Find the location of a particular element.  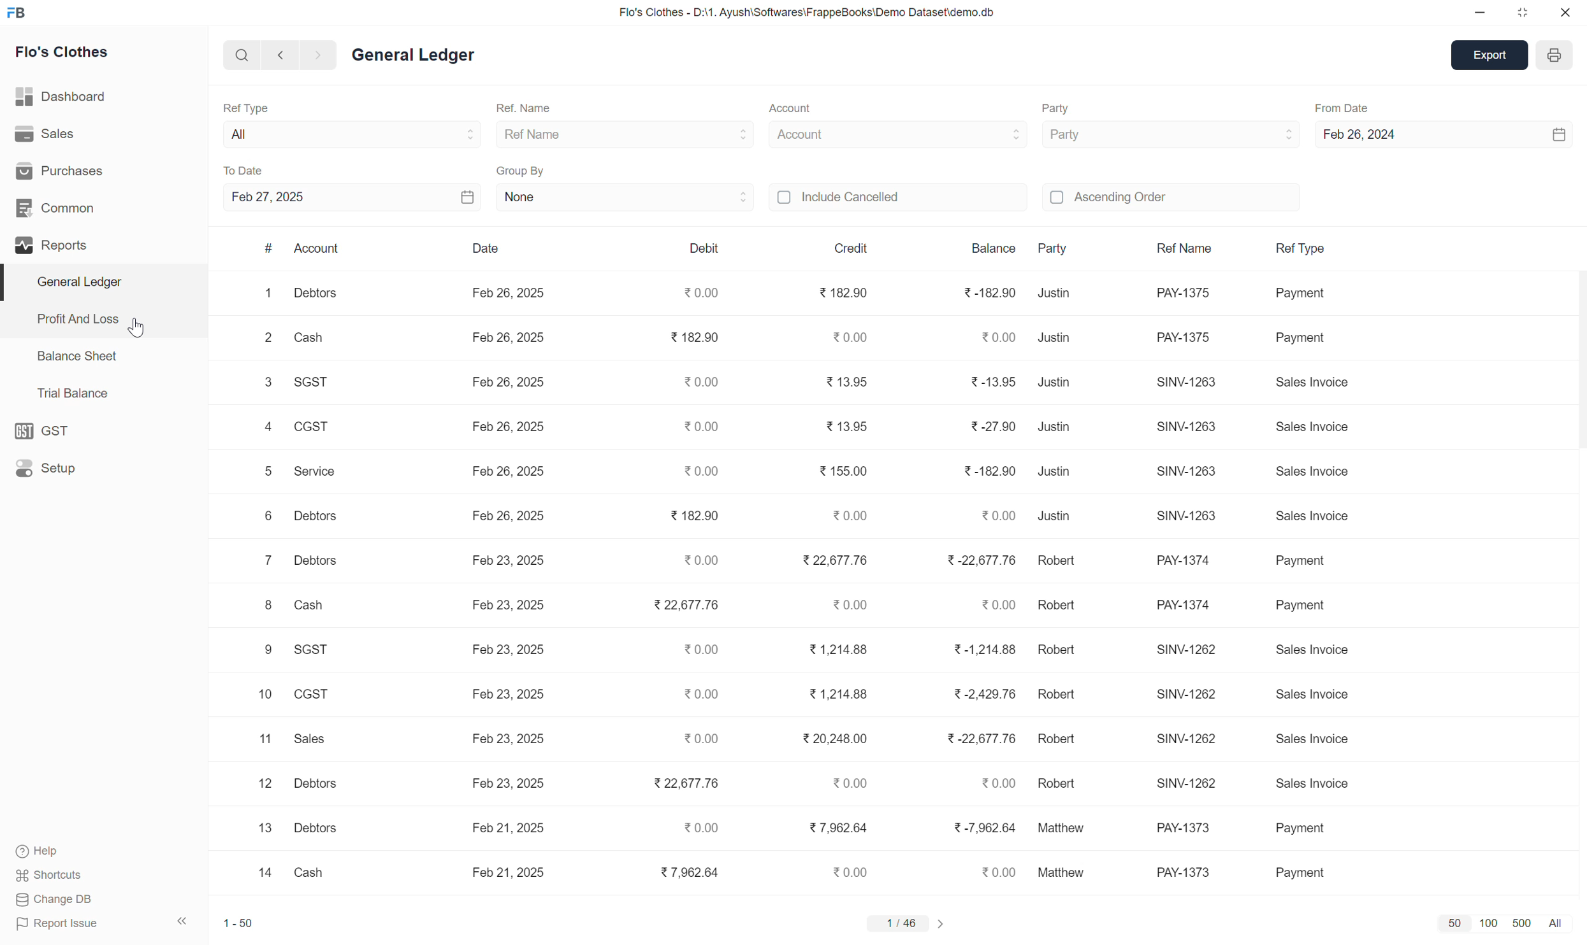

PAY-1374 is located at coordinates (1188, 563).